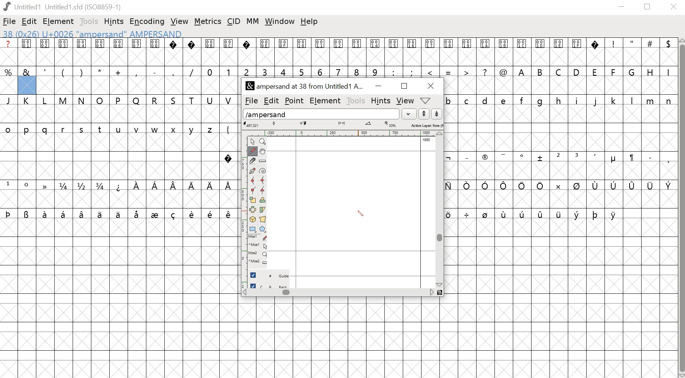  What do you see at coordinates (253, 219) in the screenshot?
I see `rotate the selection in 3D and project back to plane ` at bounding box center [253, 219].